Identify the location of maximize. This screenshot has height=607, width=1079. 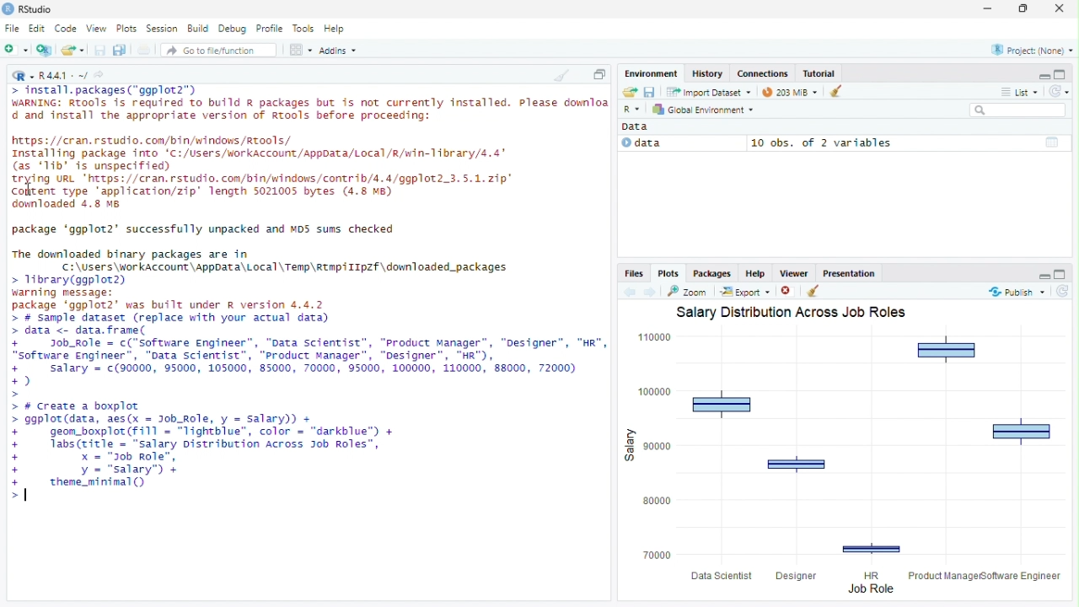
(1063, 273).